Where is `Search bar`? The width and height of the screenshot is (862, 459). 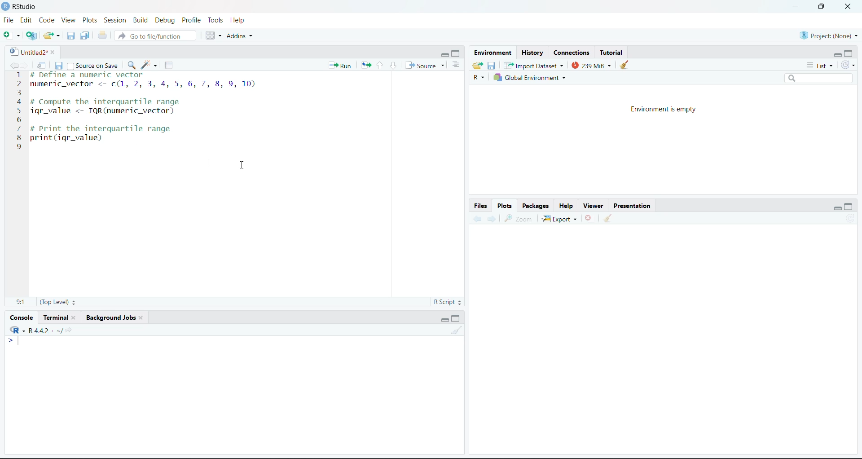
Search bar is located at coordinates (823, 79).